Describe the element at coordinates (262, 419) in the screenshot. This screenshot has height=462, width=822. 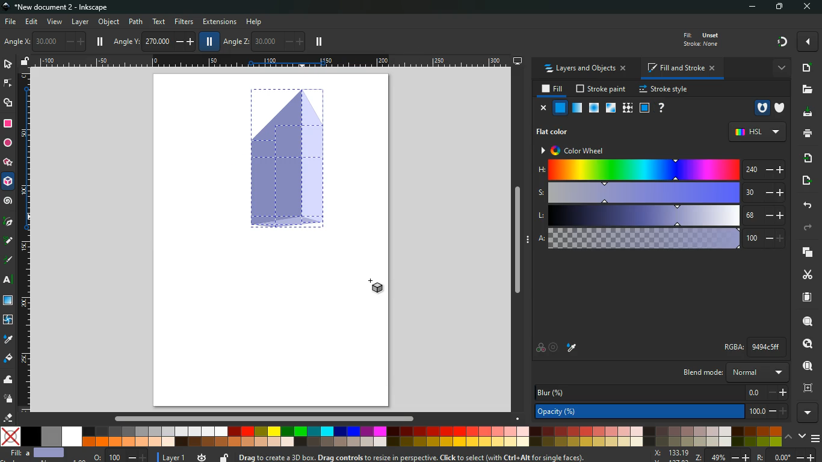
I see `Scroll bar` at that location.